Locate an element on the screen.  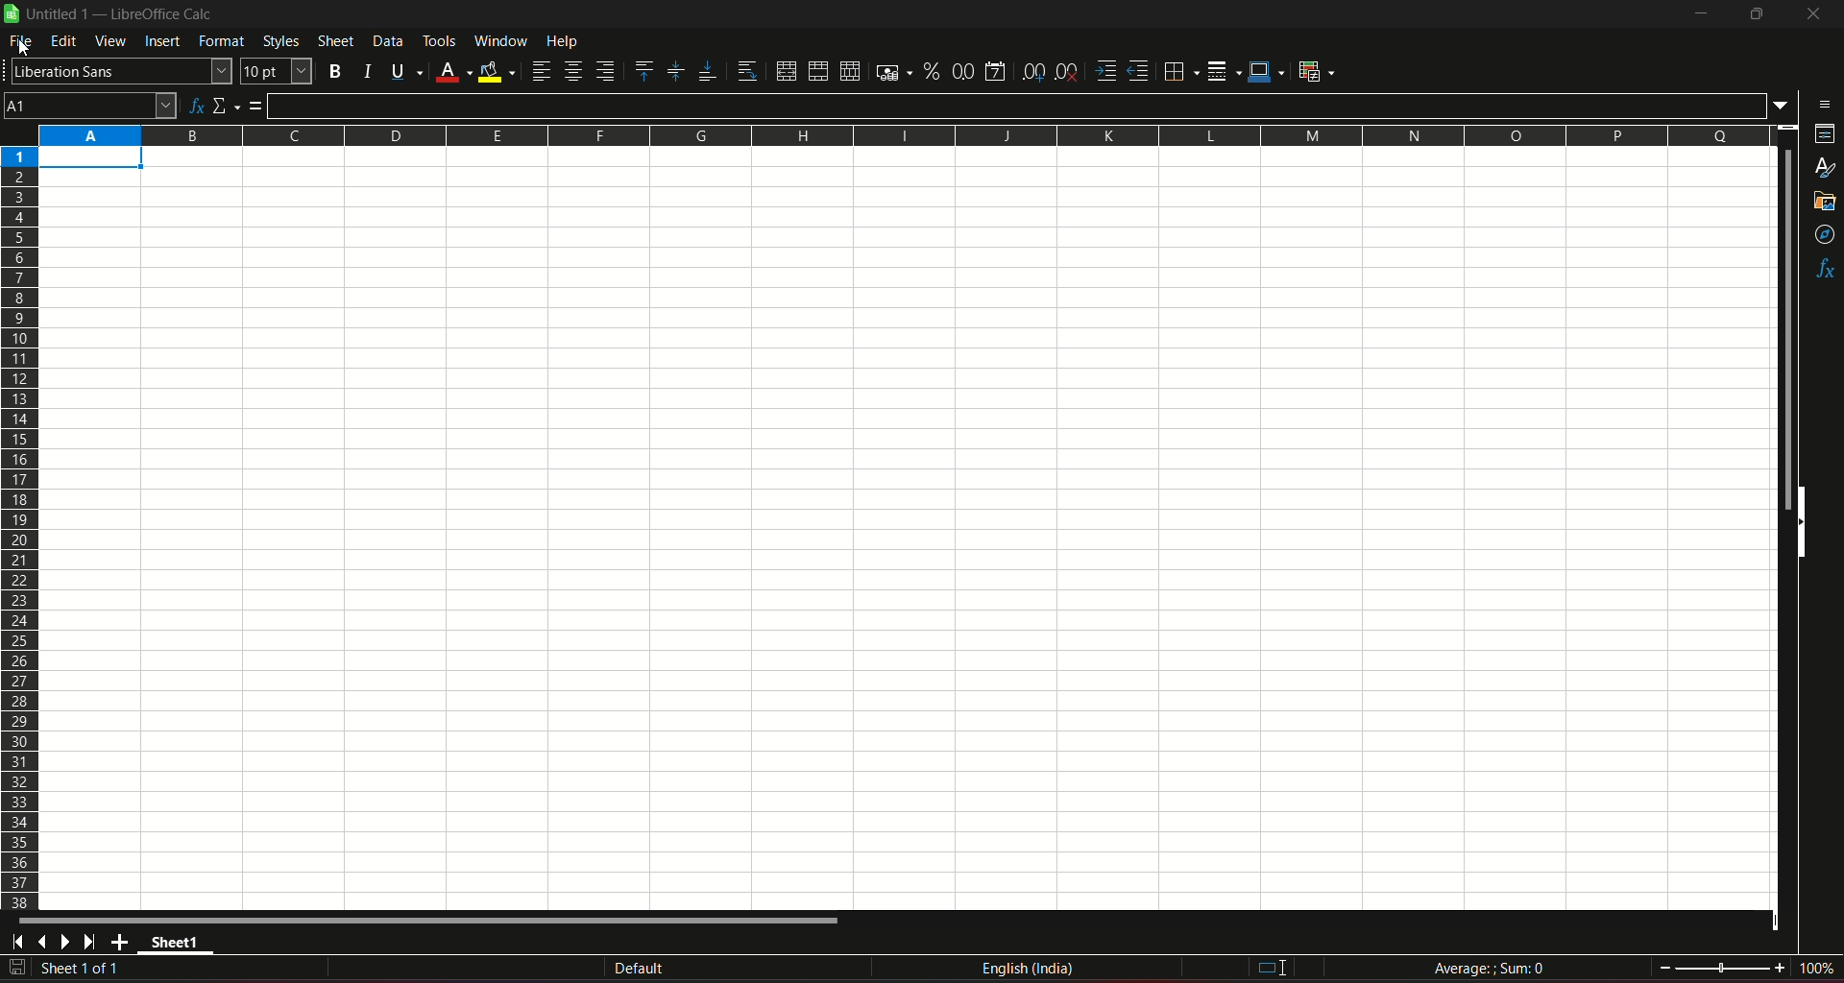
last sheet is located at coordinates (90, 942).